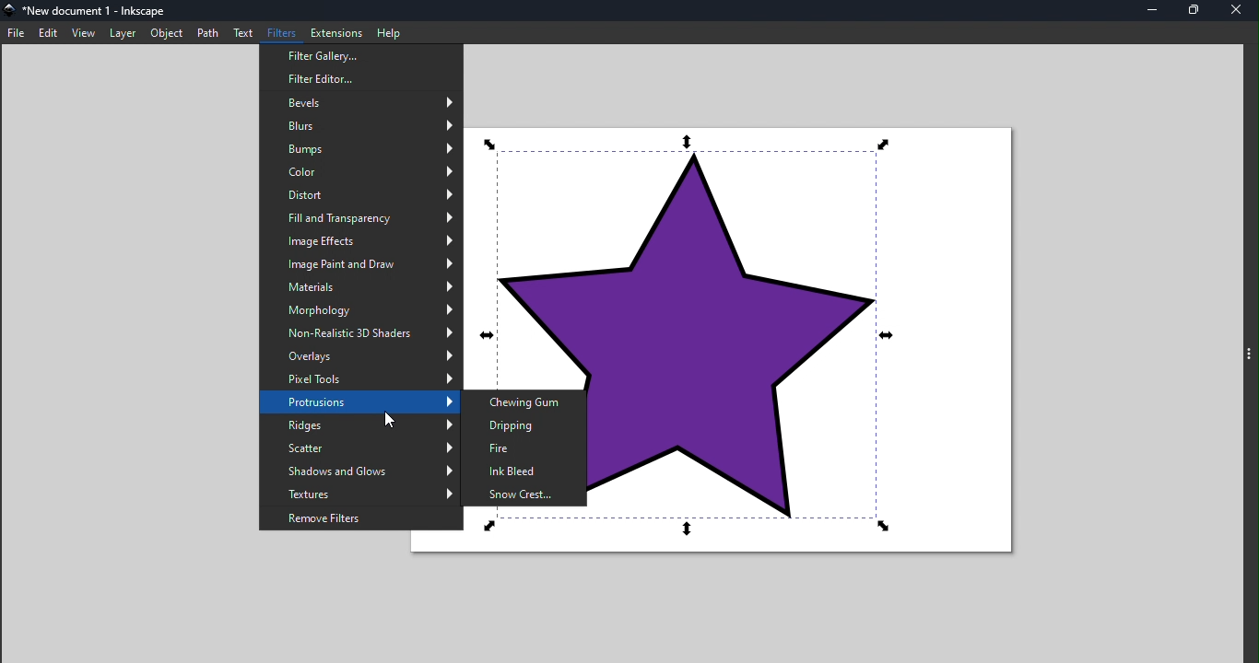  What do you see at coordinates (48, 32) in the screenshot?
I see `Edit` at bounding box center [48, 32].